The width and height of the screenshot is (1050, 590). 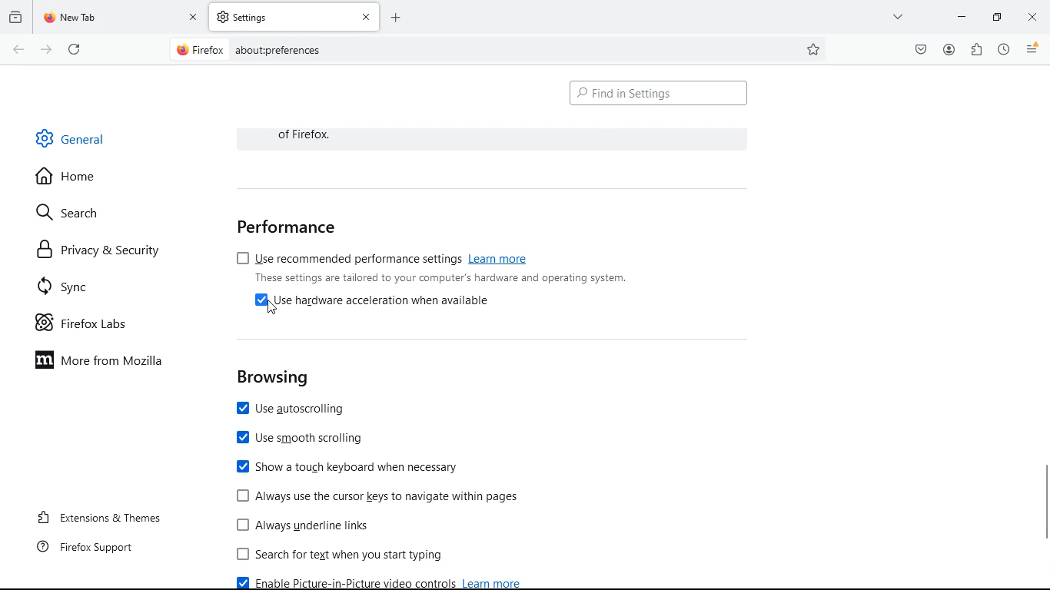 I want to click on Cursor, so click(x=272, y=307).